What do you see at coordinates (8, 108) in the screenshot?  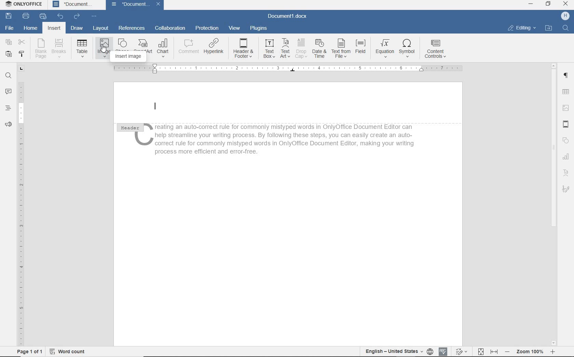 I see `HEADINGS` at bounding box center [8, 108].